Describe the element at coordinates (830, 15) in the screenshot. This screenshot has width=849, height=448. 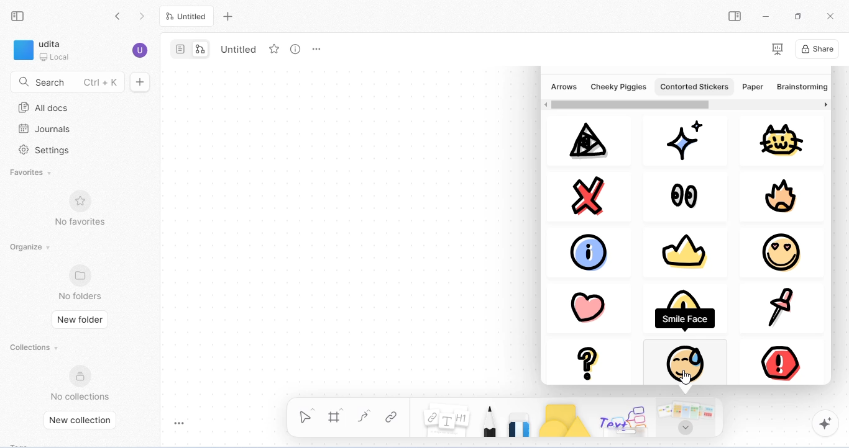
I see `close` at that location.